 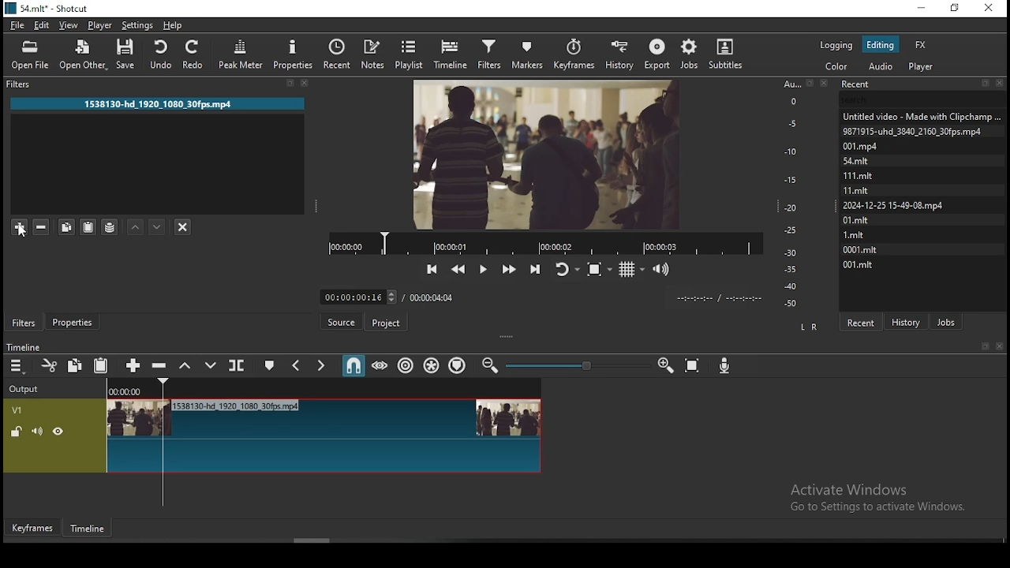 I want to click on scale, so click(x=794, y=193).